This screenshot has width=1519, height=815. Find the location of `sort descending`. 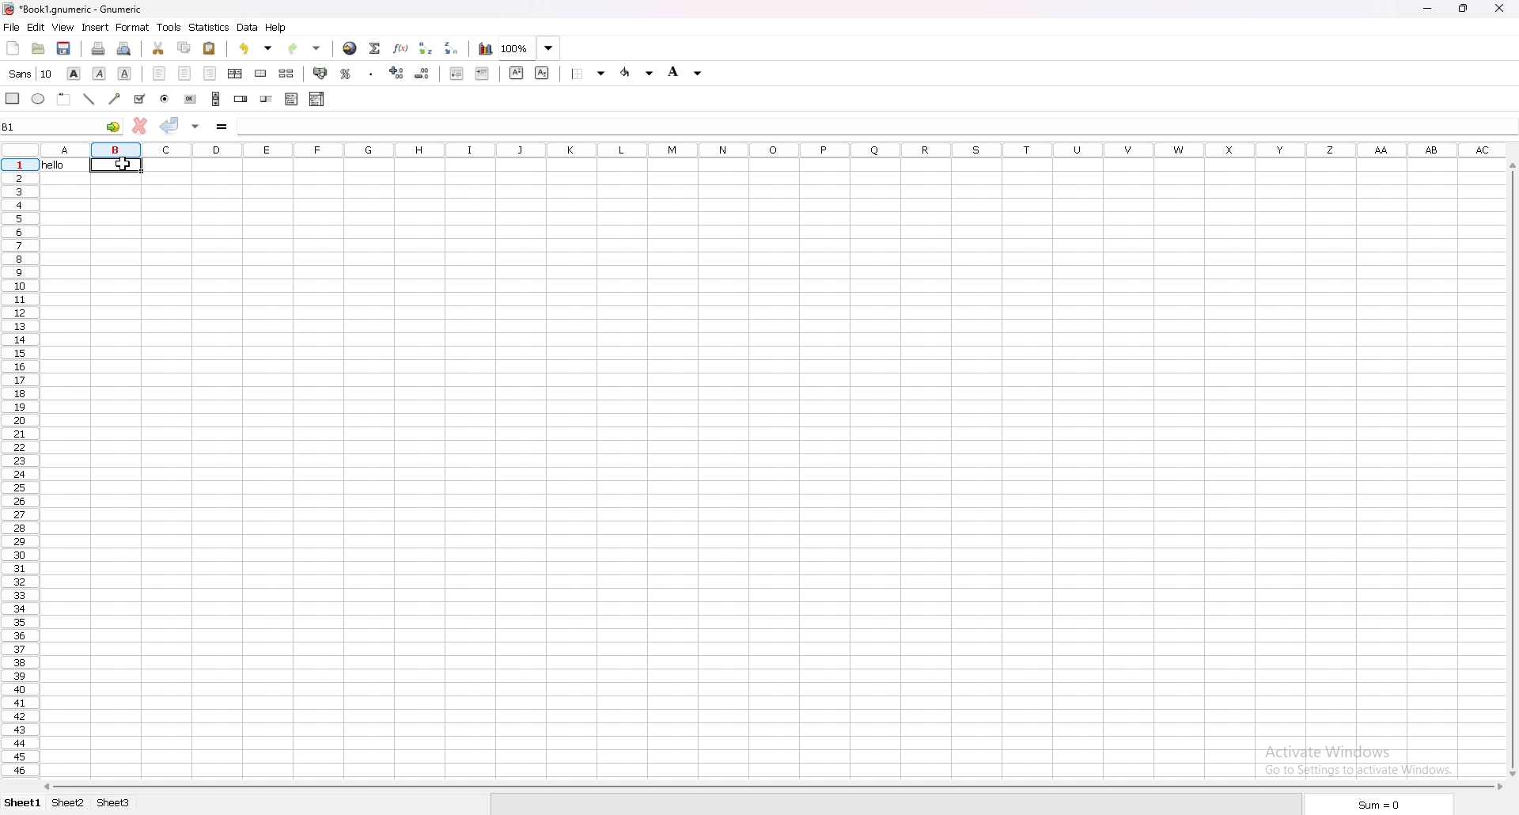

sort descending is located at coordinates (452, 47).